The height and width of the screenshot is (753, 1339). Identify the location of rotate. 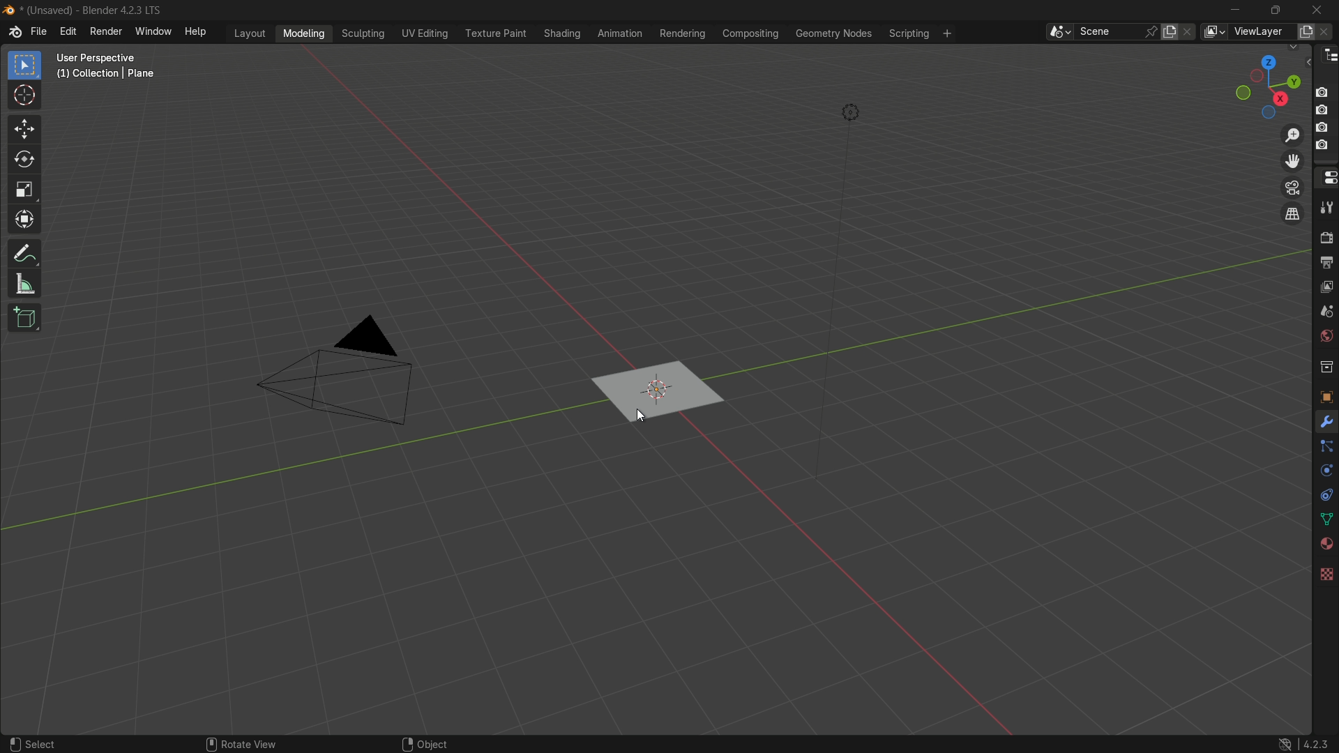
(26, 160).